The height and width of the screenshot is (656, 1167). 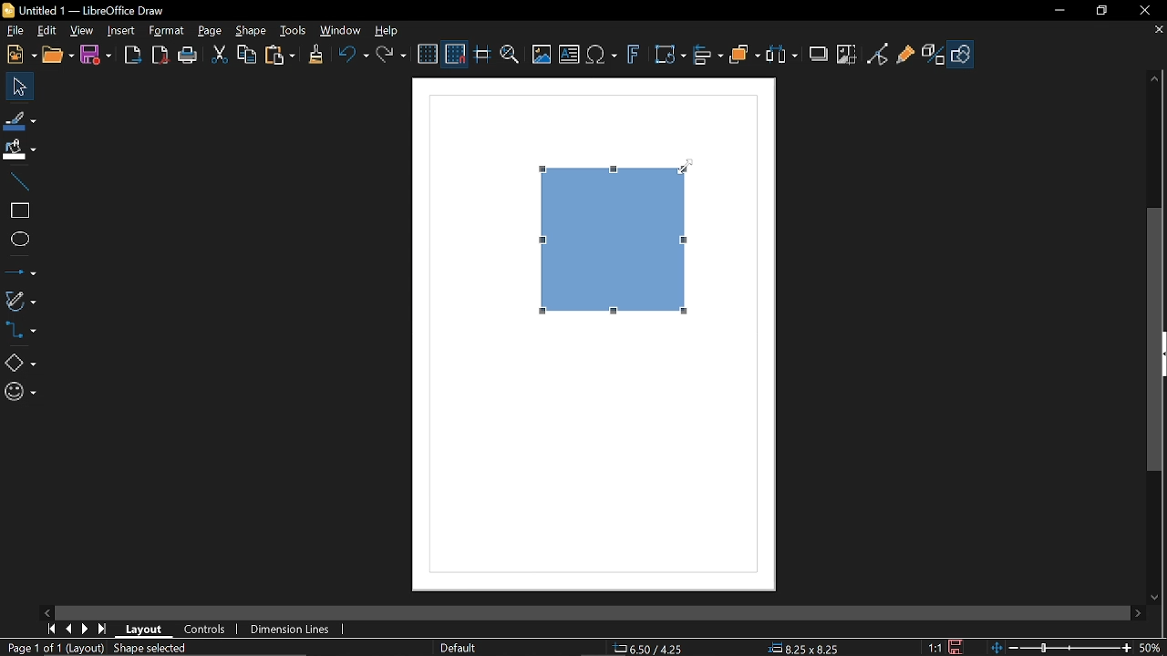 I want to click on Rectangle, so click(x=18, y=210).